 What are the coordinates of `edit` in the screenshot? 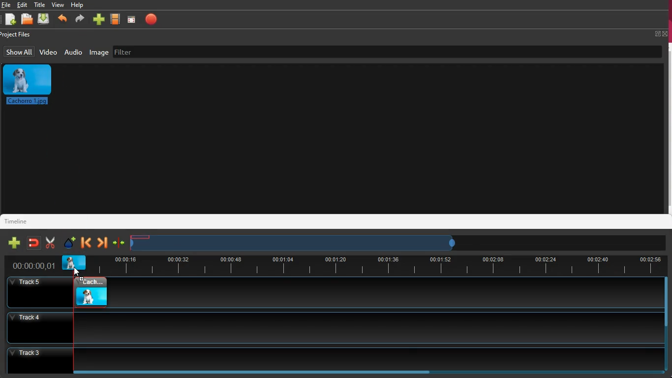 It's located at (22, 5).